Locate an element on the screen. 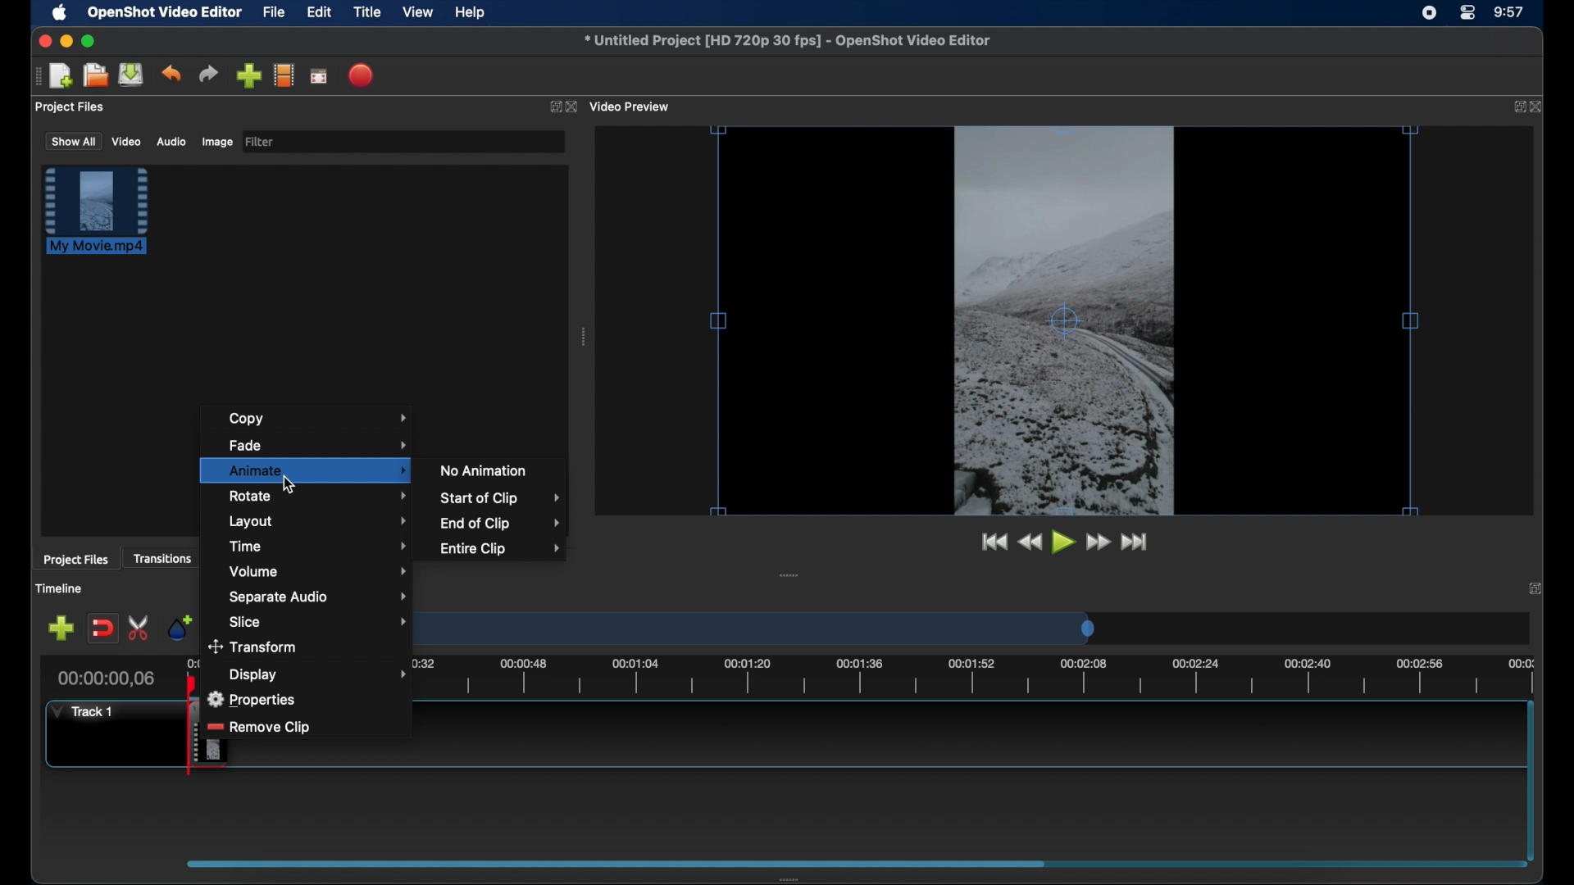 This screenshot has width=1574, height=885. expand is located at coordinates (1538, 588).